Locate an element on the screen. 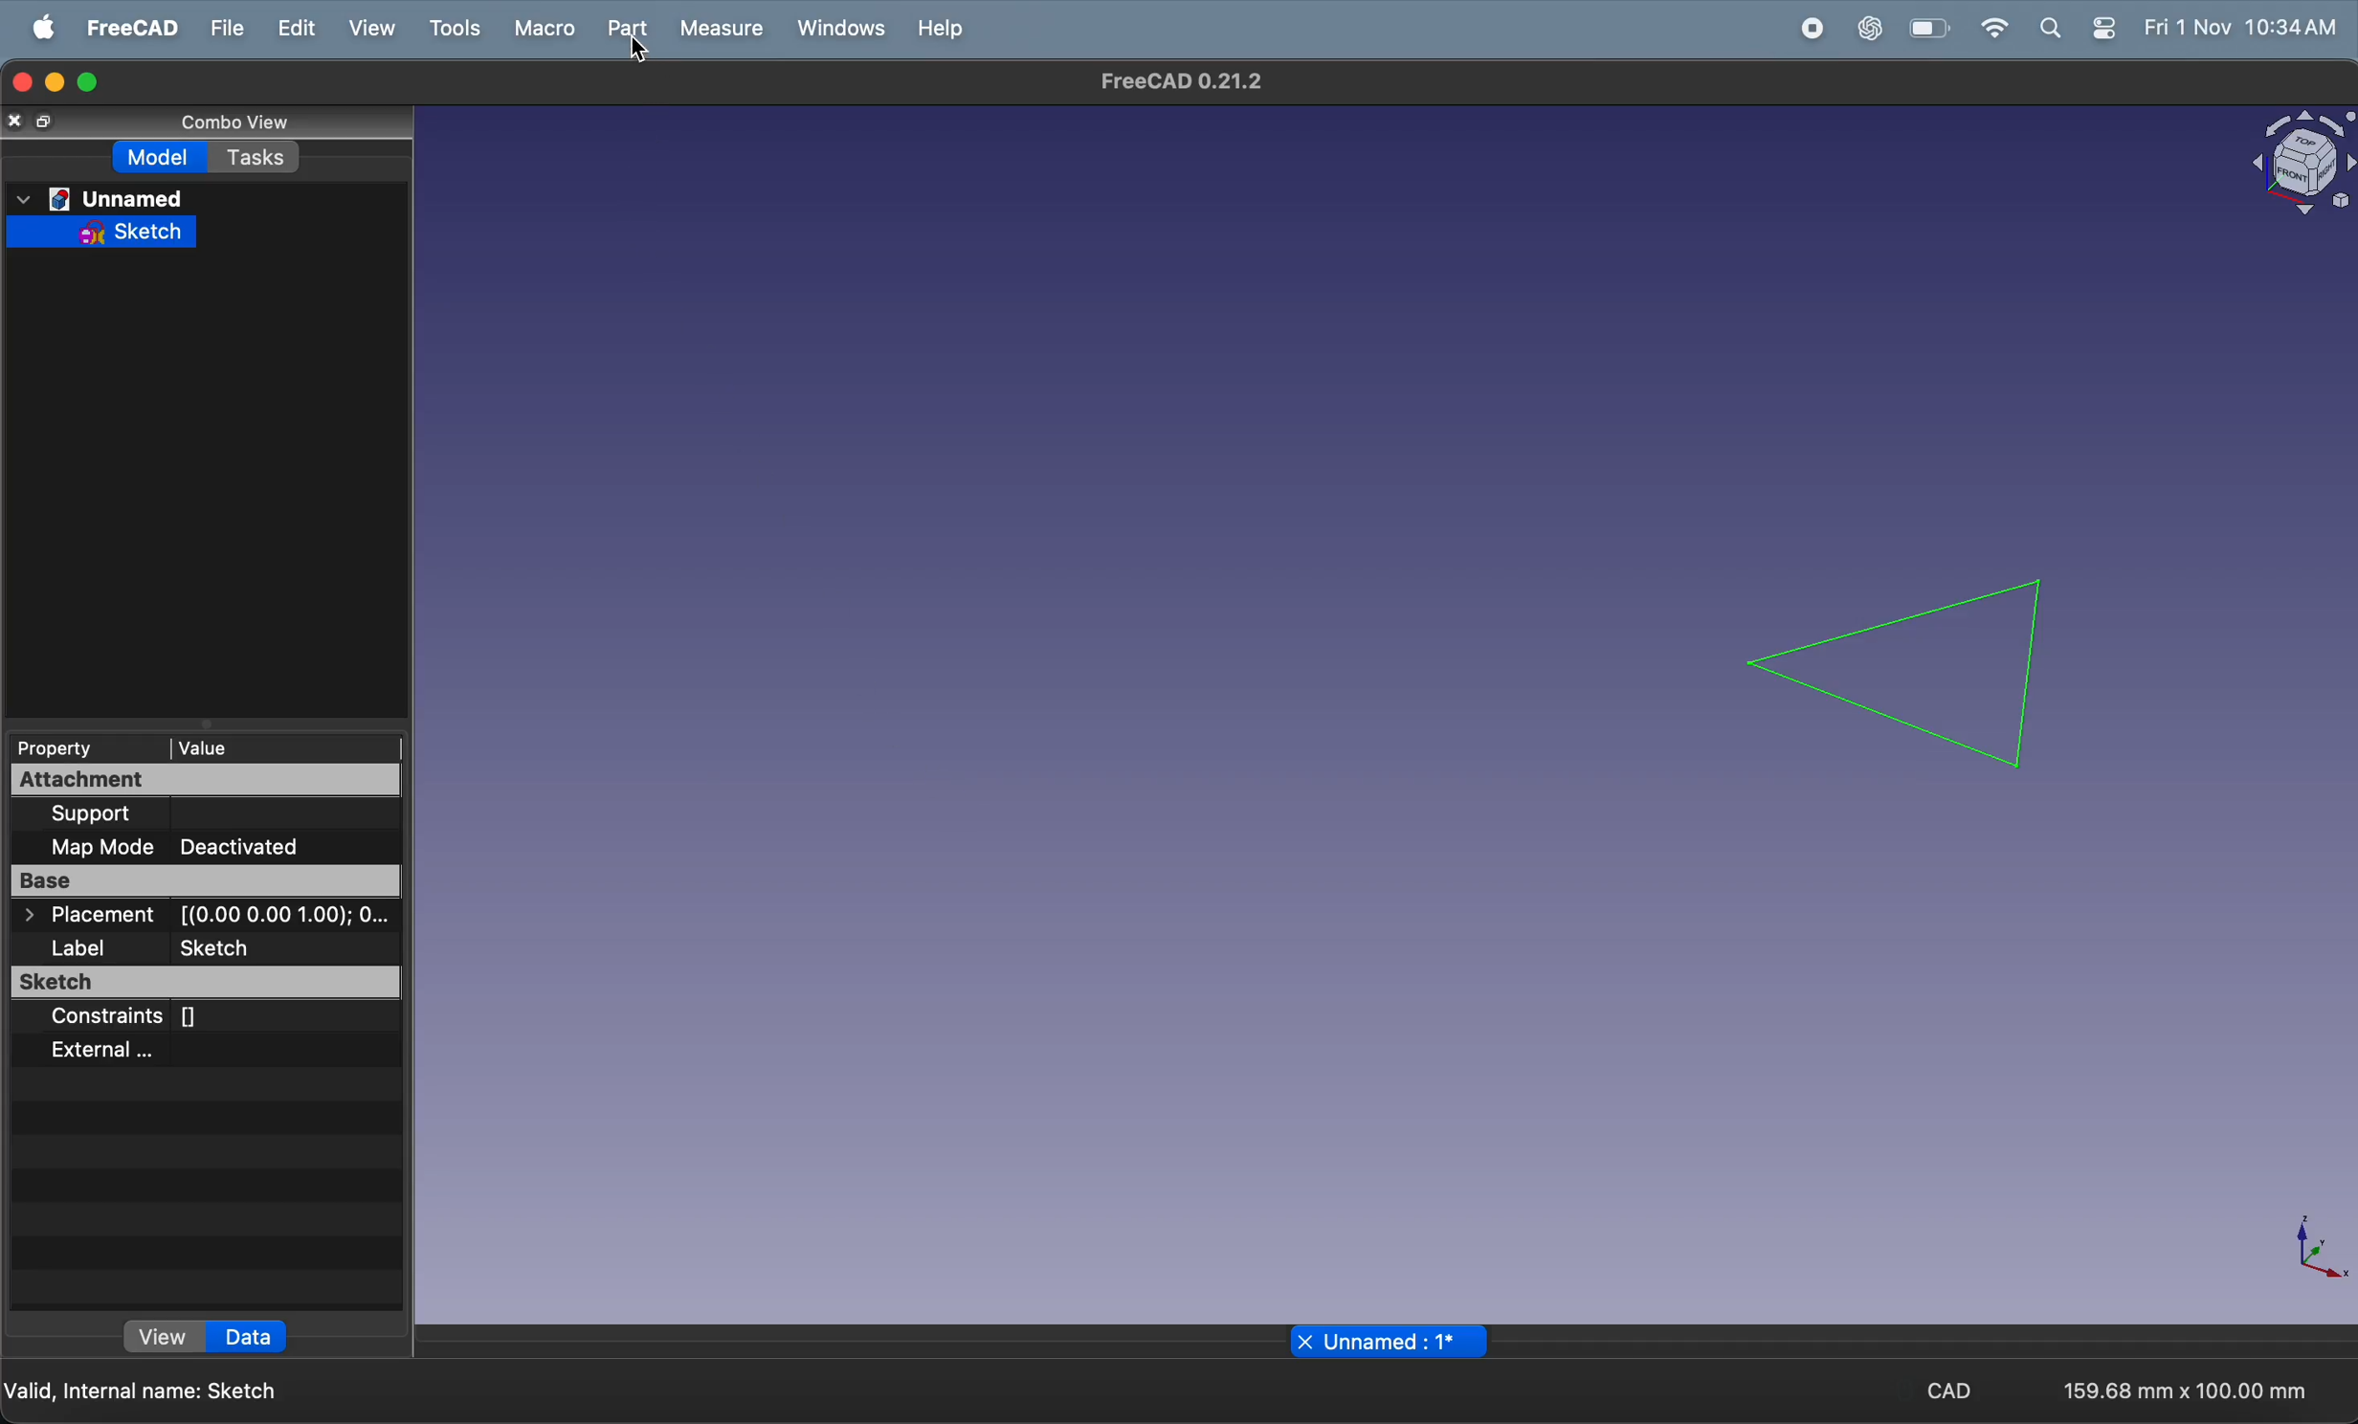 The height and width of the screenshot is (1424, 2358). windows is located at coordinates (840, 30).